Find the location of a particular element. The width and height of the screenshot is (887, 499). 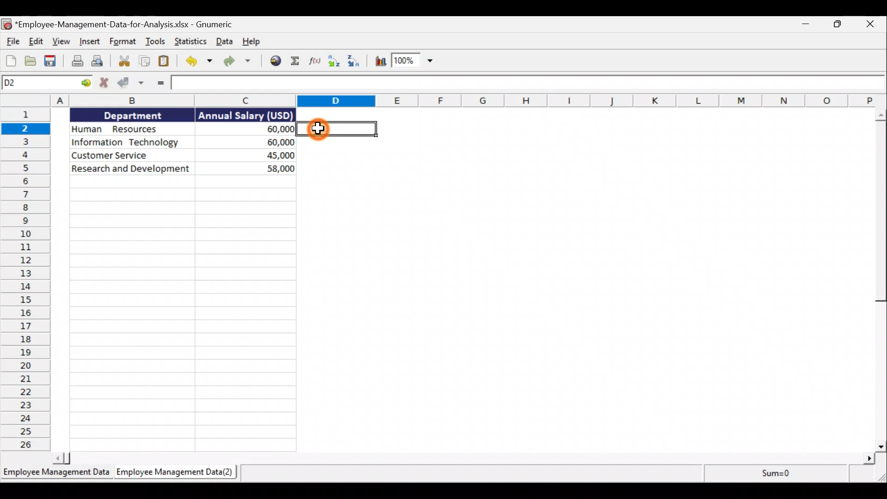

close is located at coordinates (871, 28).